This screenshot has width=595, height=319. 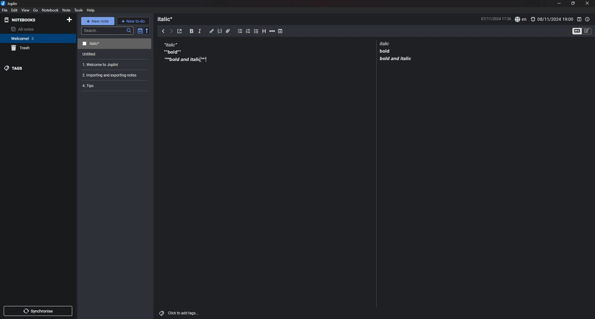 I want to click on code, so click(x=219, y=31).